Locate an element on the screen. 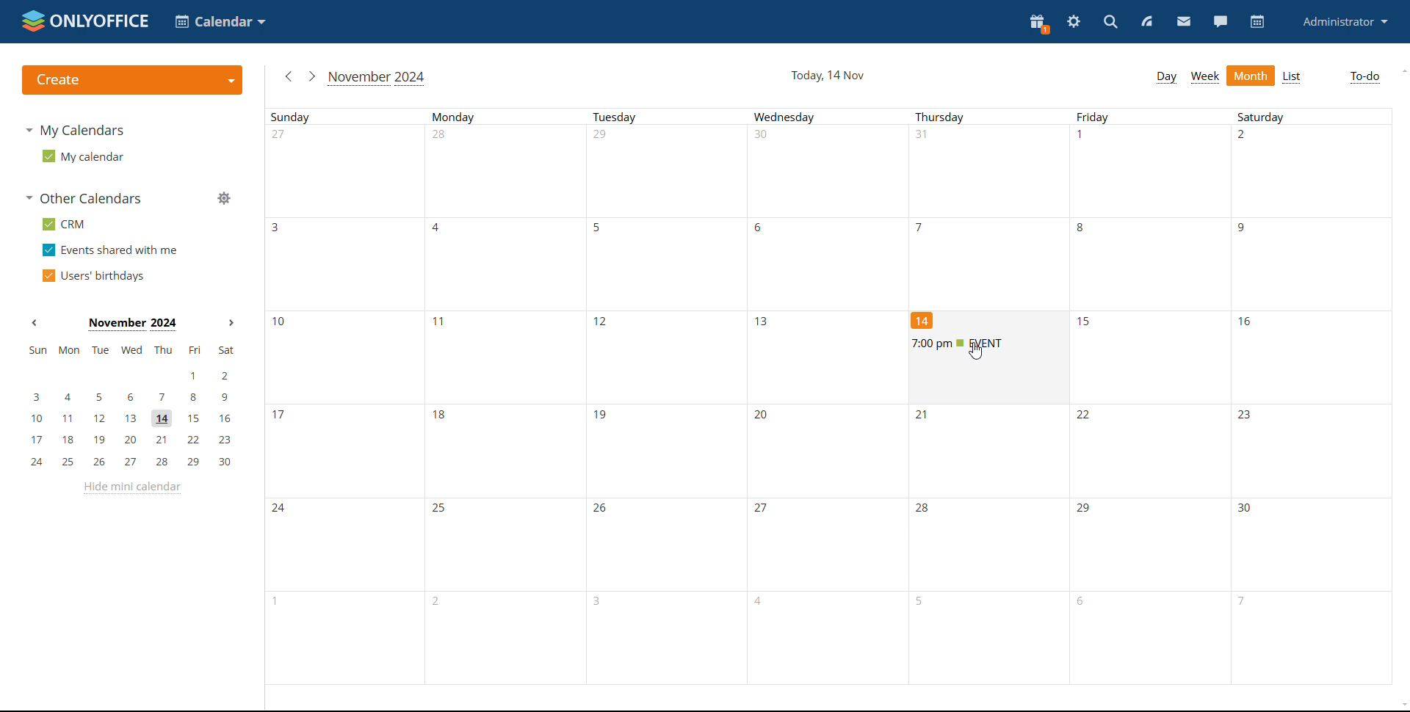  hide mini calendar is located at coordinates (131, 487).